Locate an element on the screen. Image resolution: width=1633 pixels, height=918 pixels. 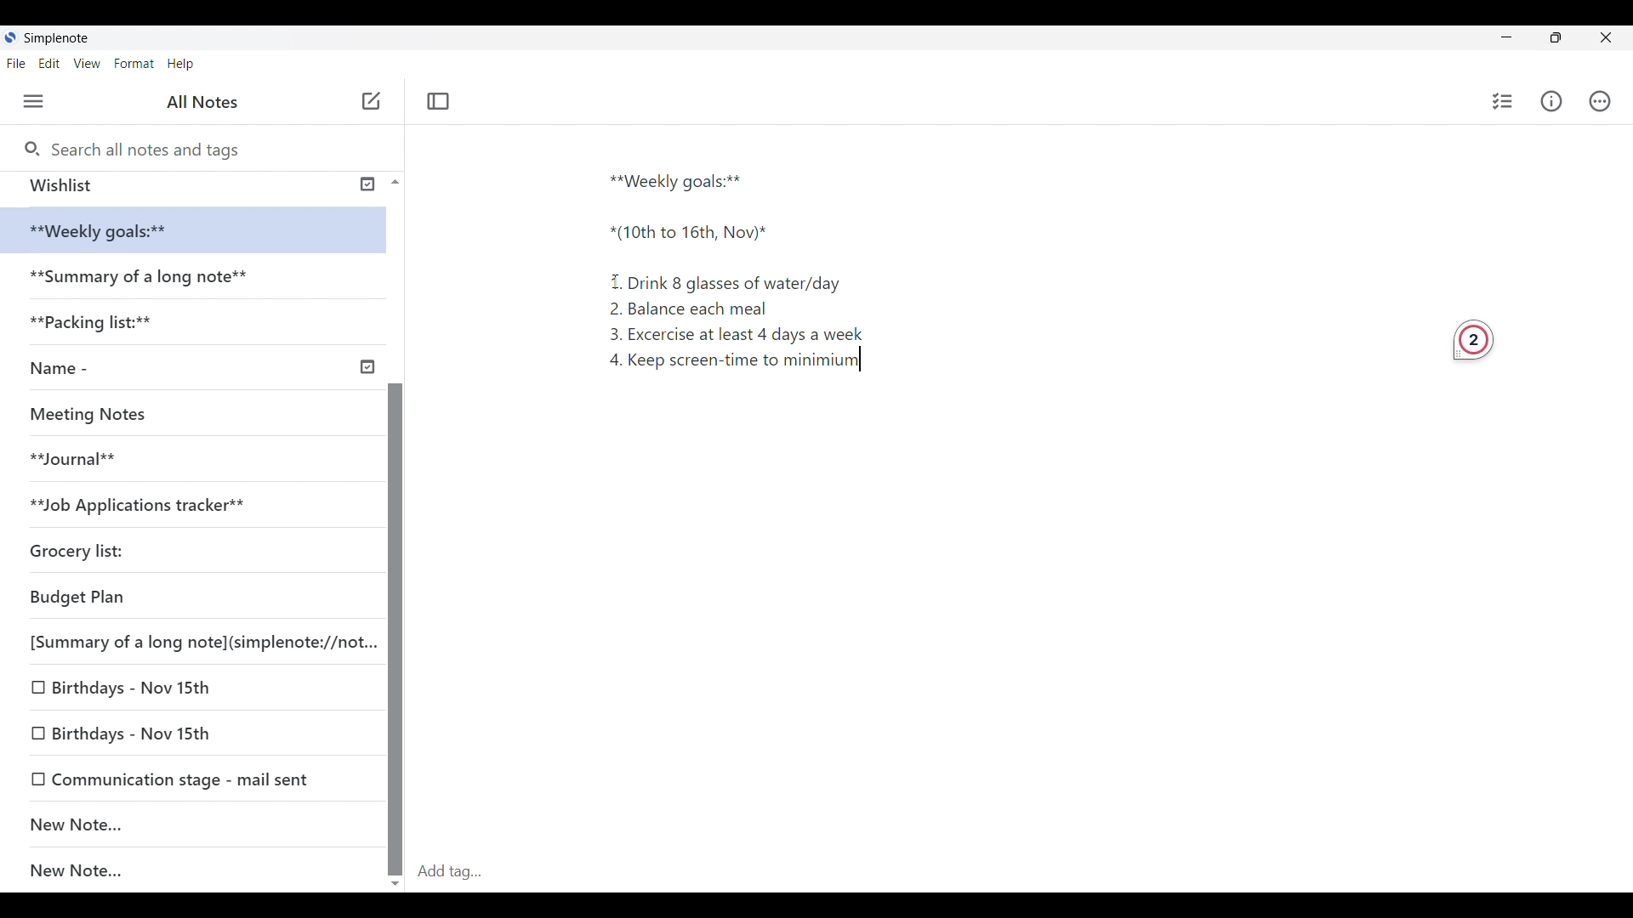
New note... is located at coordinates (202, 871).